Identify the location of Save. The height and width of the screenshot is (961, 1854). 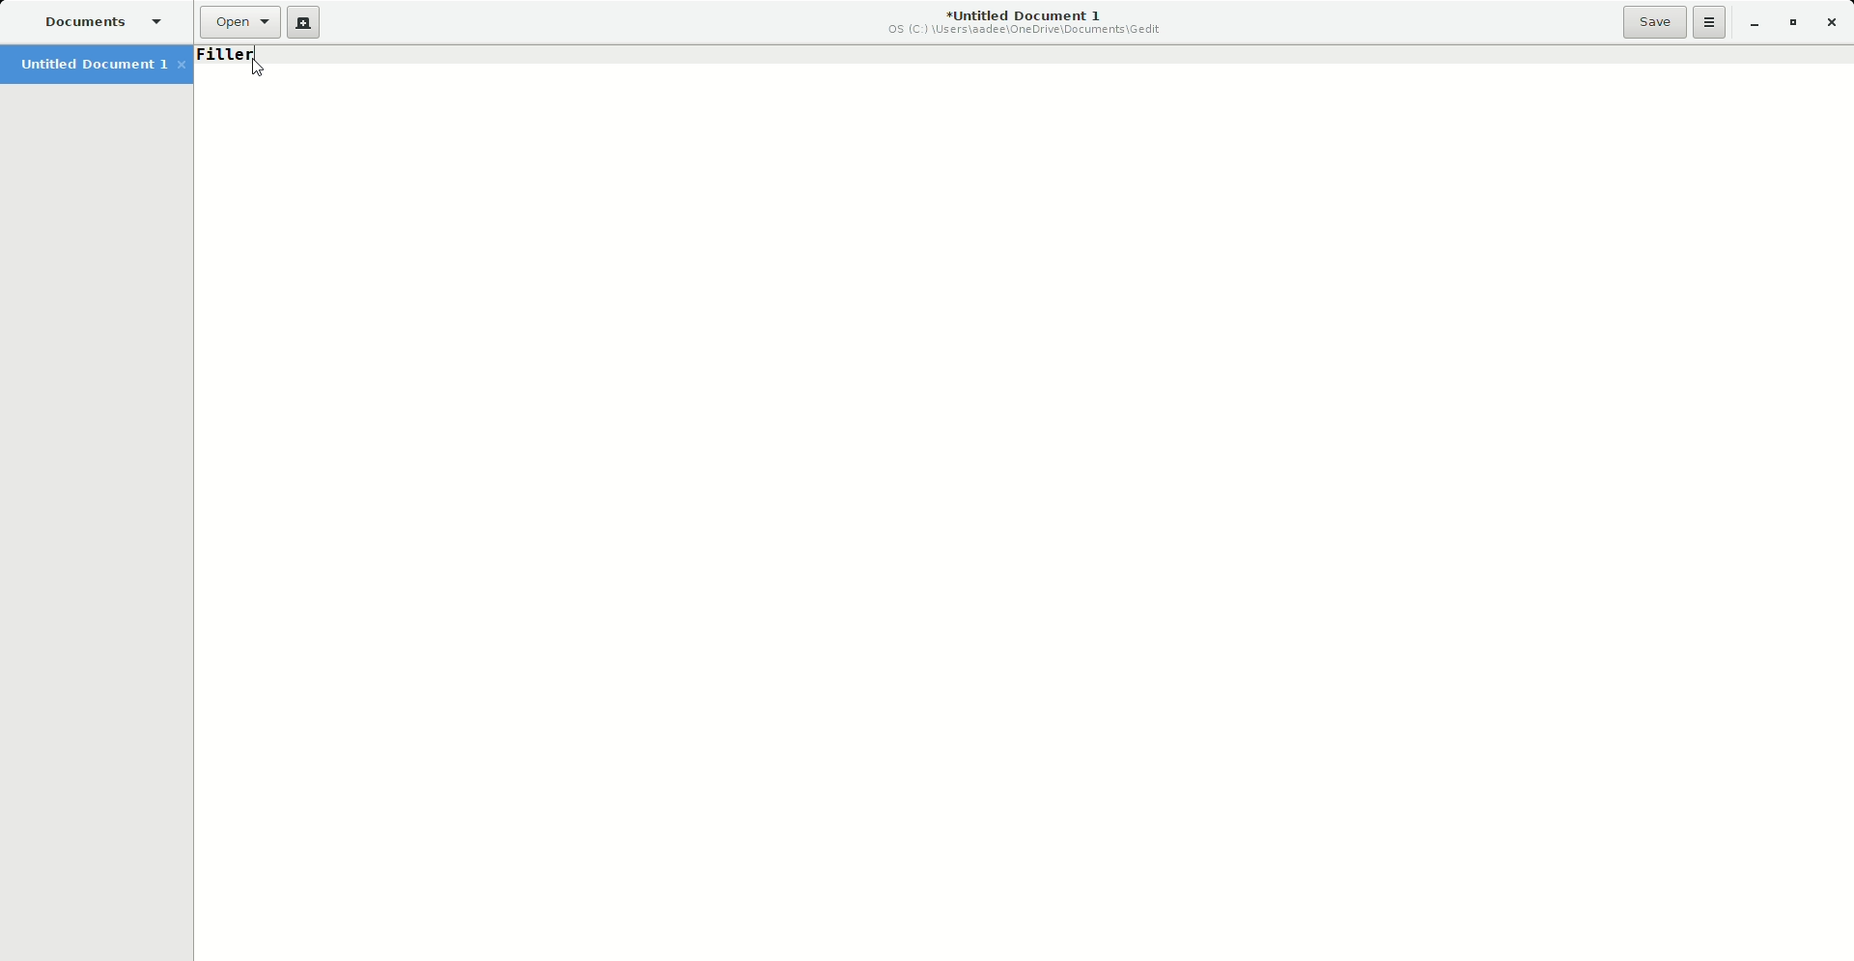
(1655, 21).